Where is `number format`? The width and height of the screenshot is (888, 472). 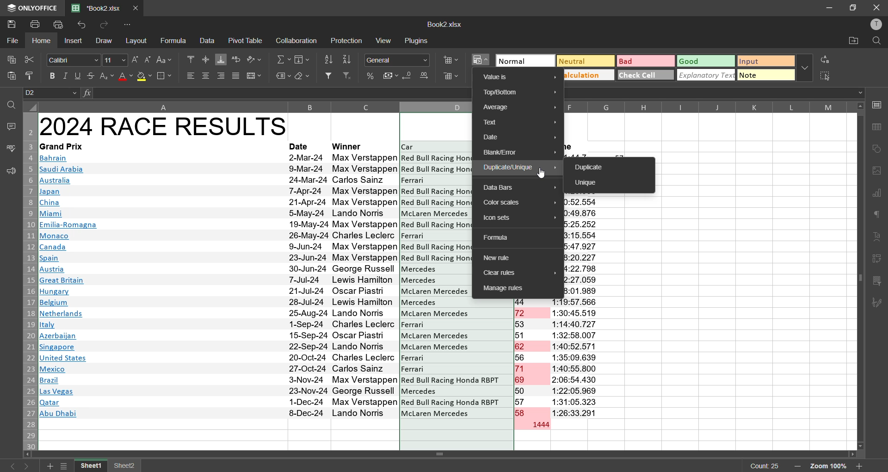
number format is located at coordinates (400, 60).